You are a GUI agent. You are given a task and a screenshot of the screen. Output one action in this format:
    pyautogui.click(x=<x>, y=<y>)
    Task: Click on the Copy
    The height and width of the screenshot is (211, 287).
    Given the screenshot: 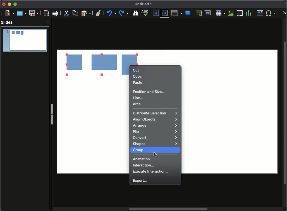 What is the action you would take?
    pyautogui.click(x=76, y=13)
    